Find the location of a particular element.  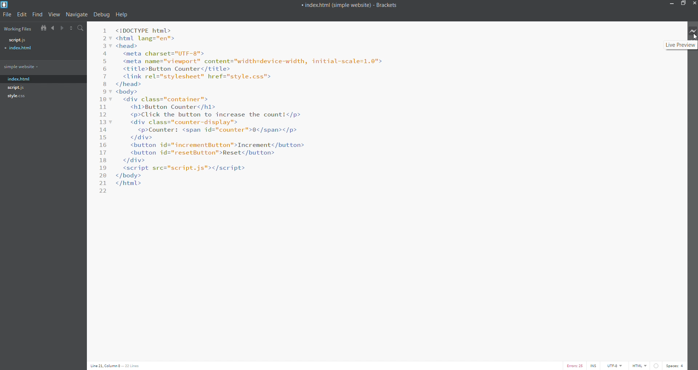

search is located at coordinates (80, 28).